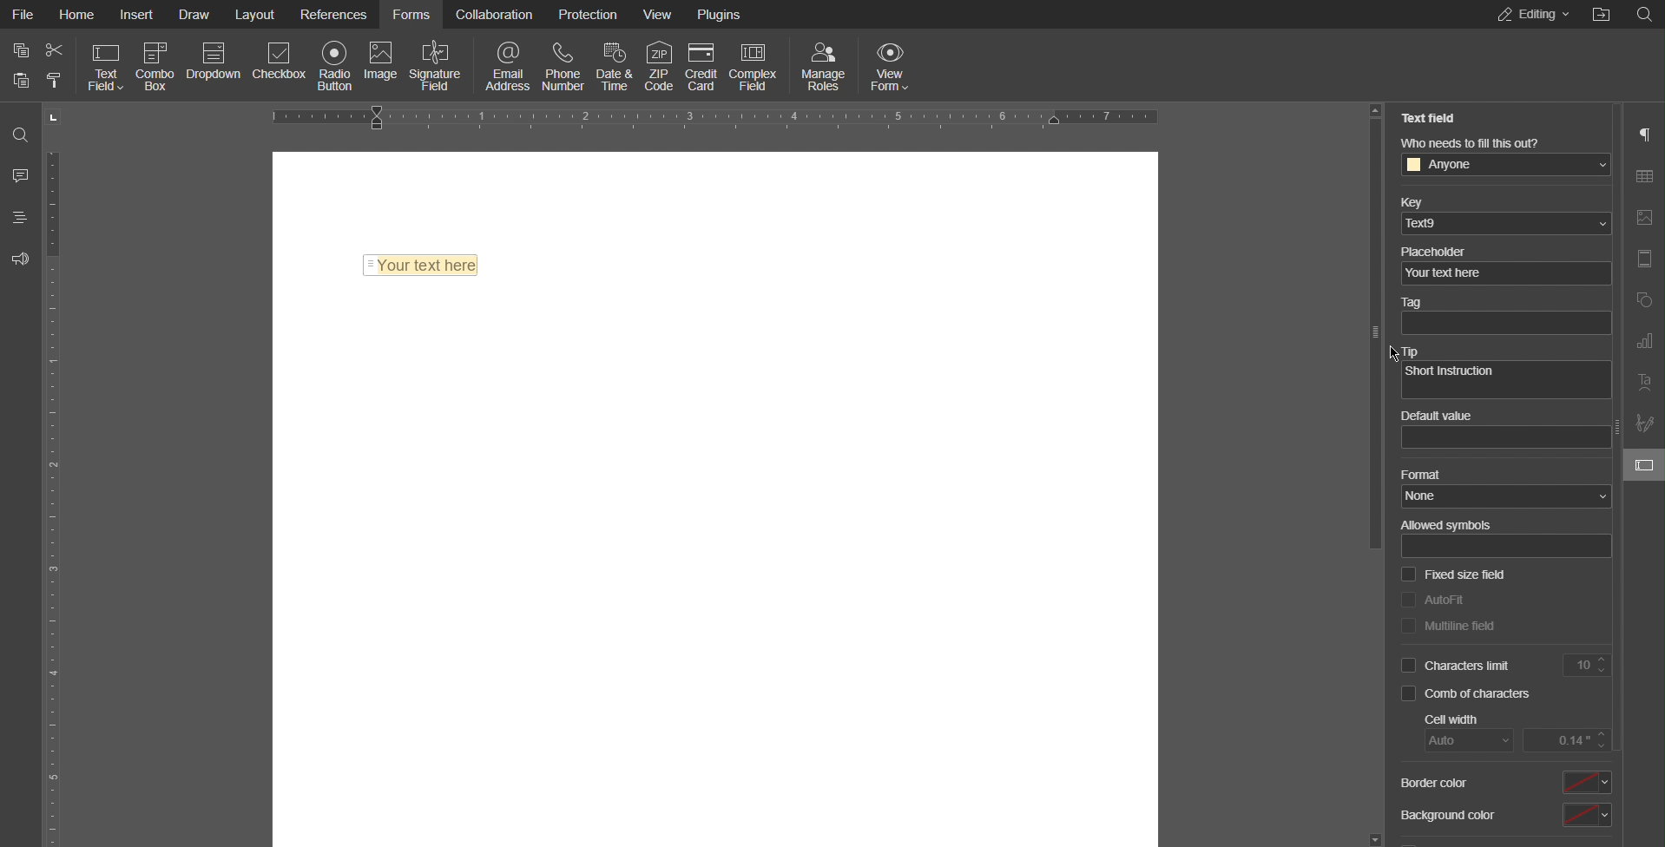 The width and height of the screenshot is (1665, 847). I want to click on Border Color, so click(1439, 785).